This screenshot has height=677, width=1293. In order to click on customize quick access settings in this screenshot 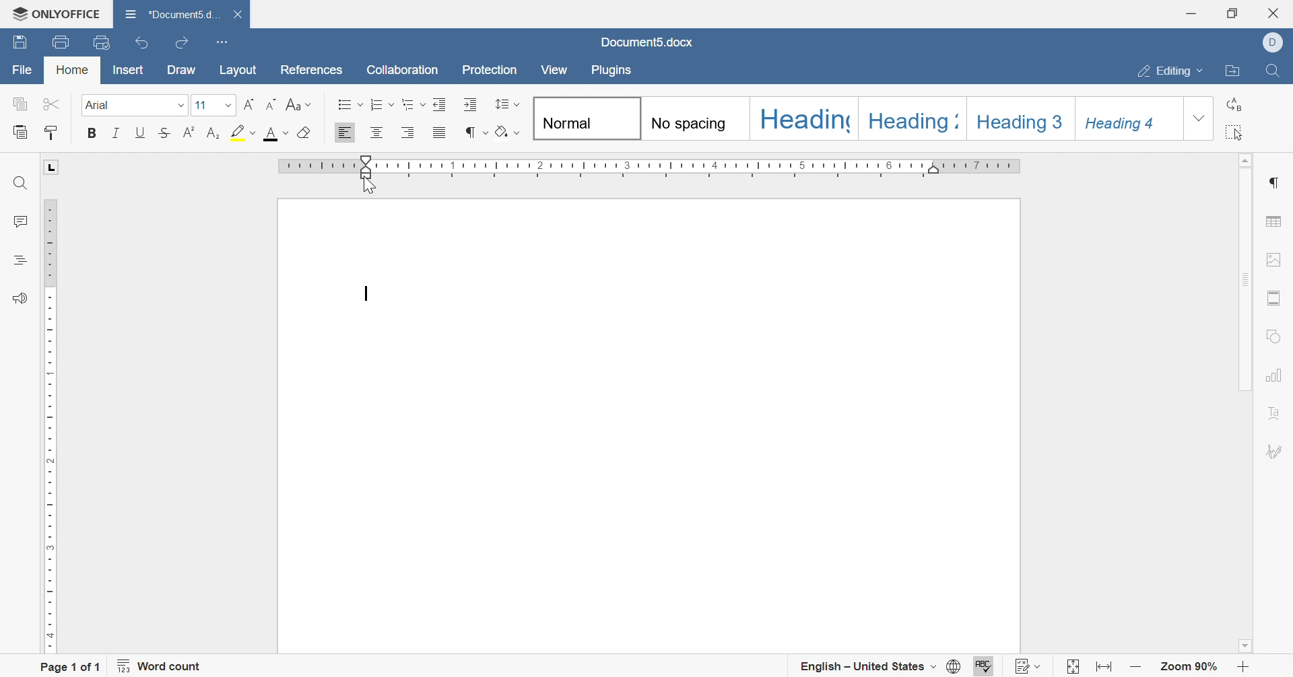, I will do `click(223, 40)`.